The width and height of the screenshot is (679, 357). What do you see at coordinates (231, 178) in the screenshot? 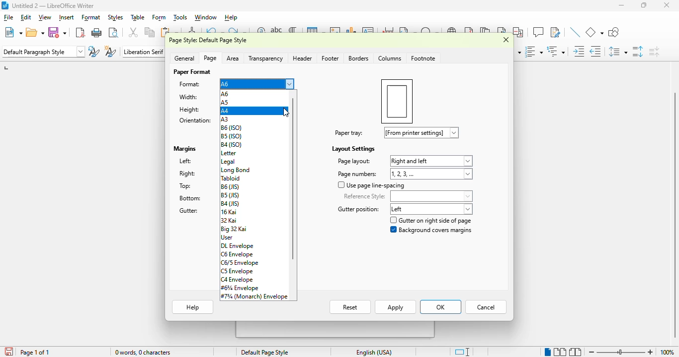
I see `tabloid` at bounding box center [231, 178].